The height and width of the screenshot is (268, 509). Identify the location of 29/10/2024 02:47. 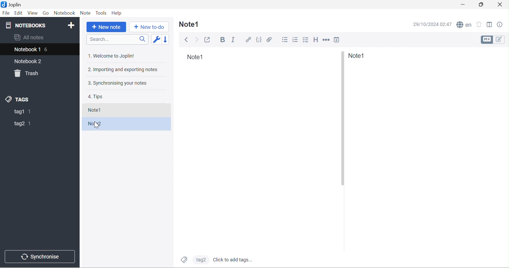
(432, 24).